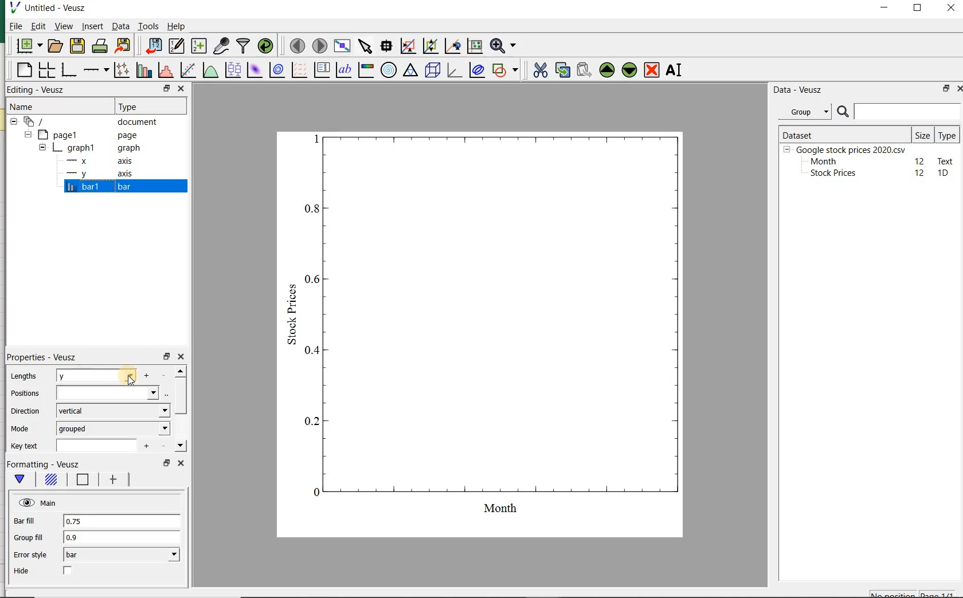  What do you see at coordinates (541, 72) in the screenshot?
I see `cut the selected widget` at bounding box center [541, 72].